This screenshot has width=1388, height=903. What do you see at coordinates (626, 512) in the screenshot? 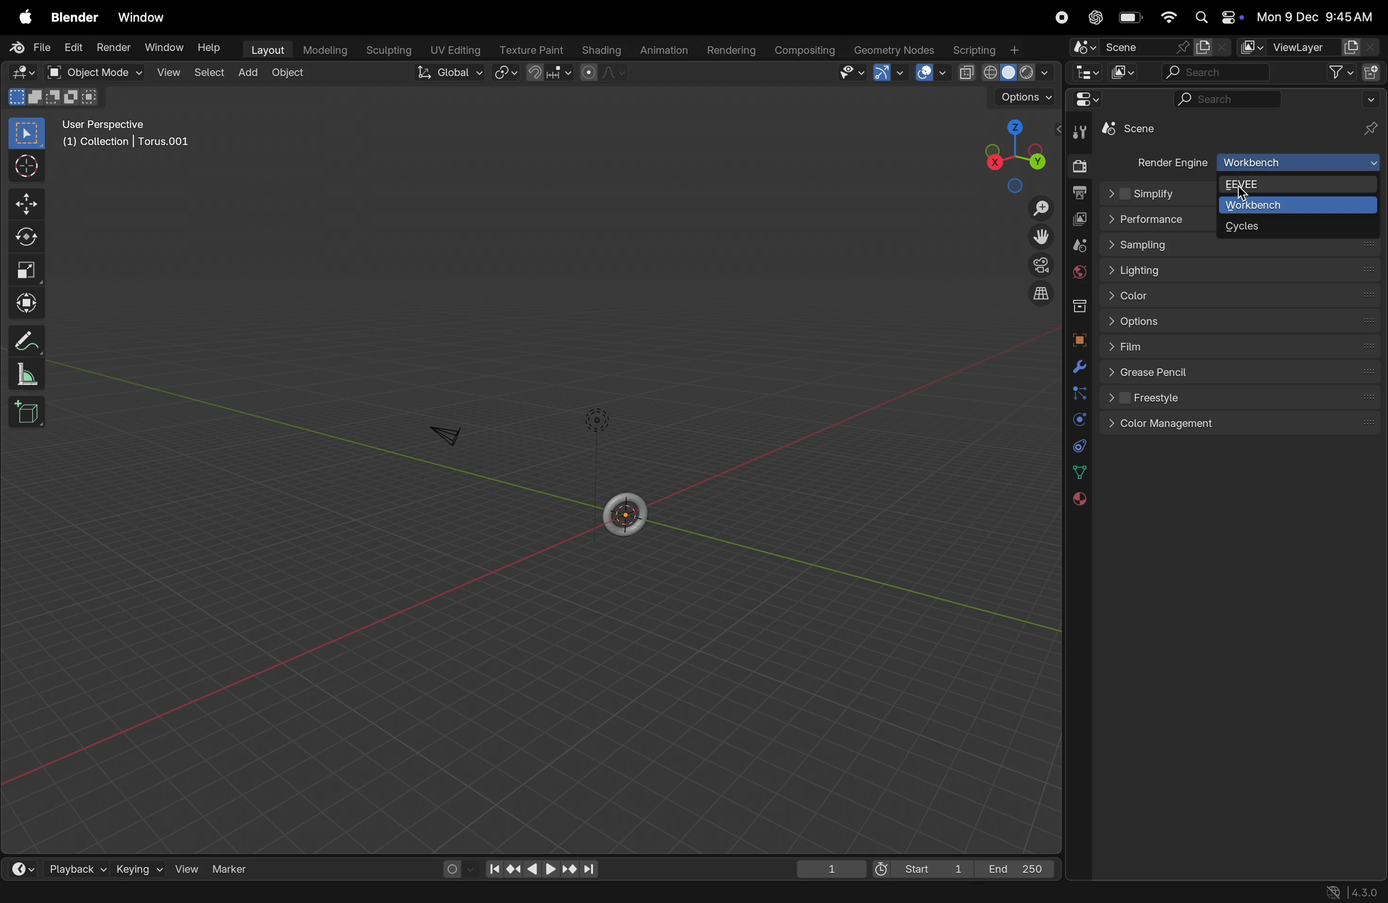
I see `torus` at bounding box center [626, 512].